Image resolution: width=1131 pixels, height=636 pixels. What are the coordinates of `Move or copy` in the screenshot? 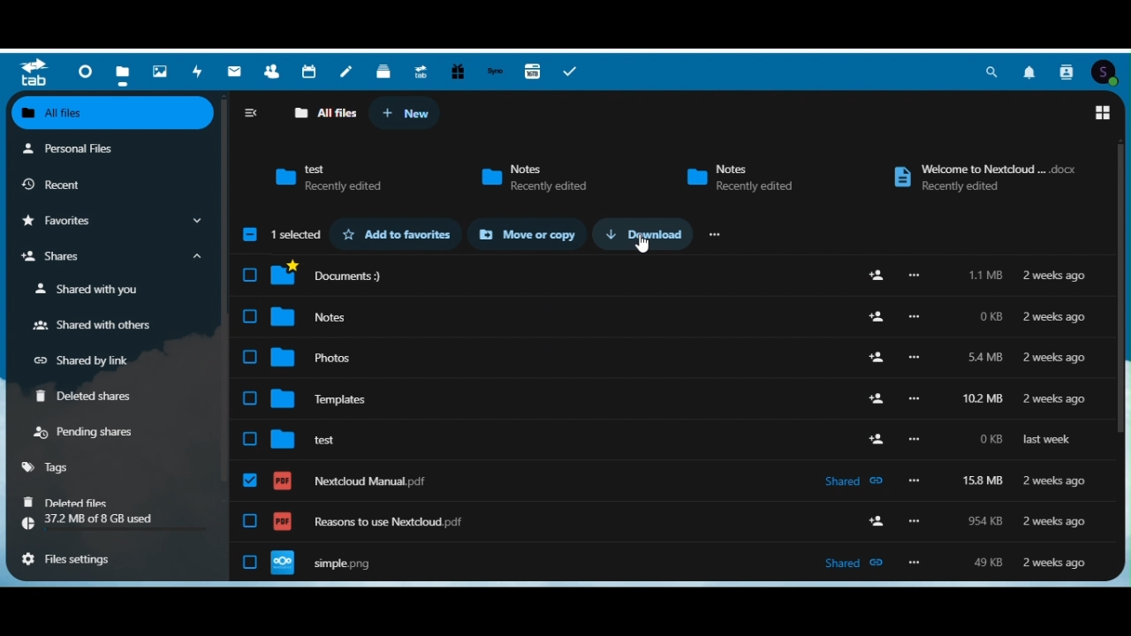 It's located at (531, 235).